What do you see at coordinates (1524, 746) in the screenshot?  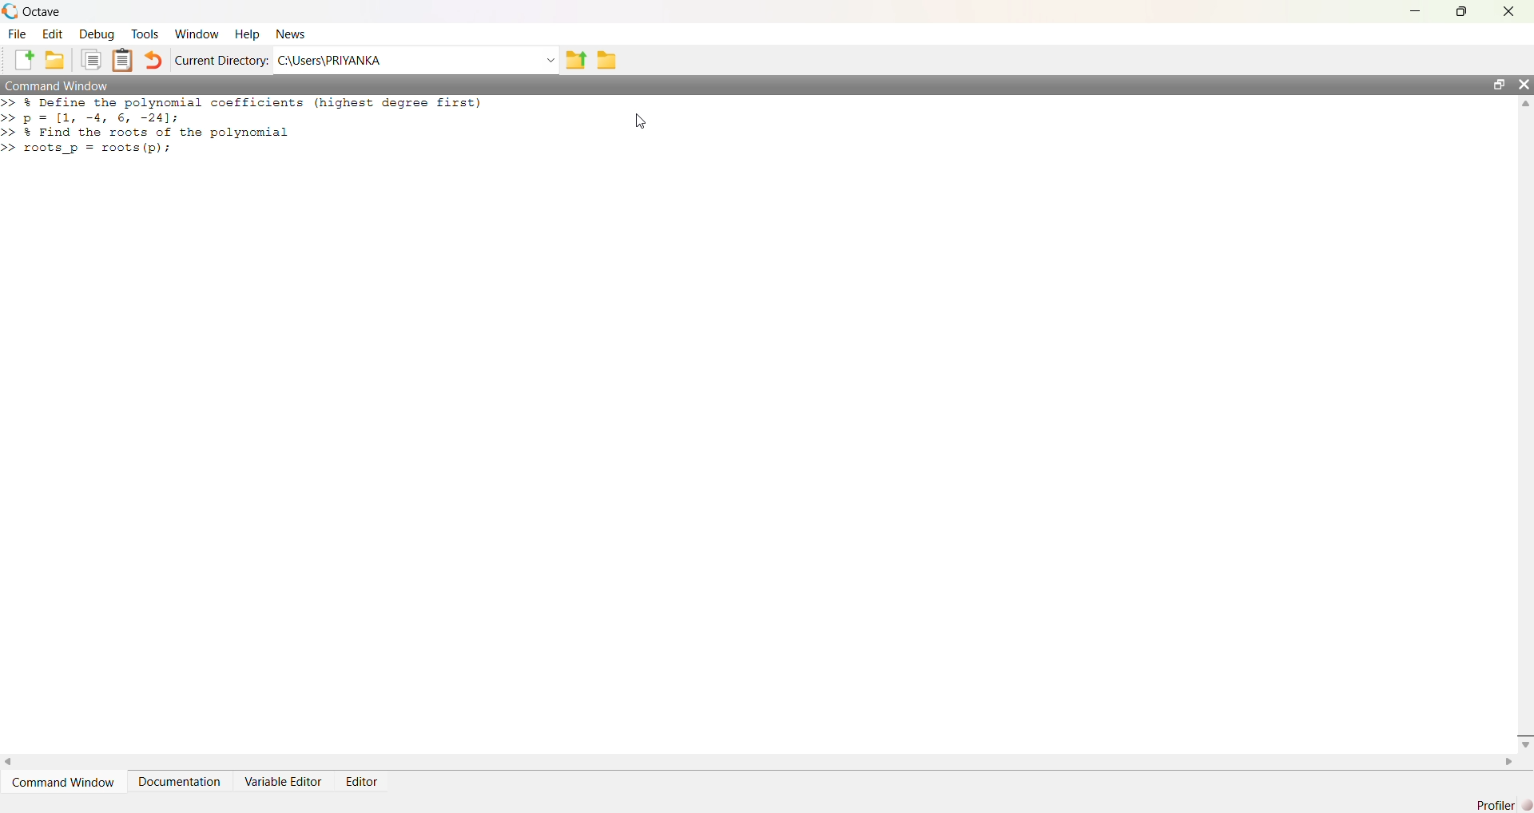 I see `Down Scroll` at bounding box center [1524, 746].